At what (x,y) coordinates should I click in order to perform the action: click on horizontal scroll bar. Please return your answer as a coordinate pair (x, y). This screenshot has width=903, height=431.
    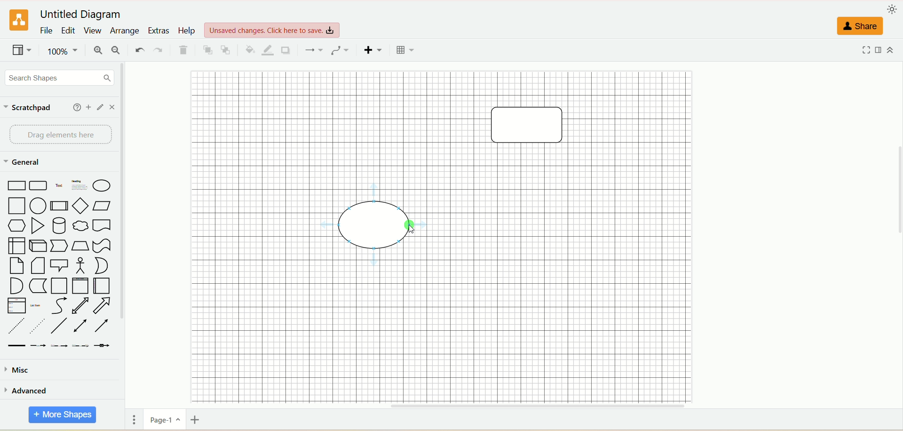
    Looking at the image, I should click on (512, 406).